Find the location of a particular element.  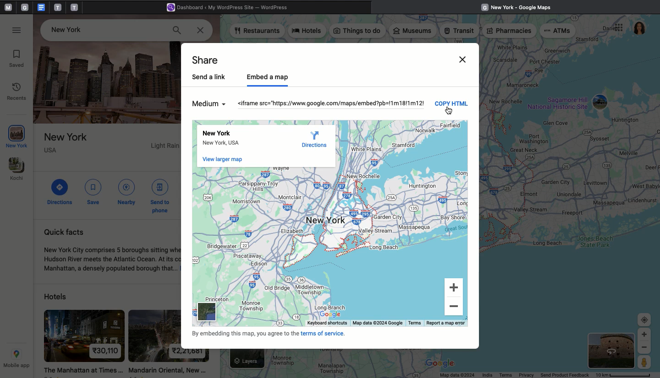

Mobile app is located at coordinates (16, 359).